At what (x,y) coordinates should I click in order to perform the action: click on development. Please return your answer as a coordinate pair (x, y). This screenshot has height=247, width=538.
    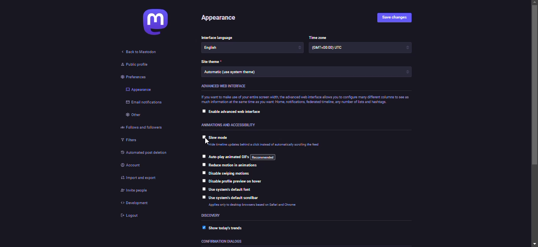
    Looking at the image, I should click on (136, 203).